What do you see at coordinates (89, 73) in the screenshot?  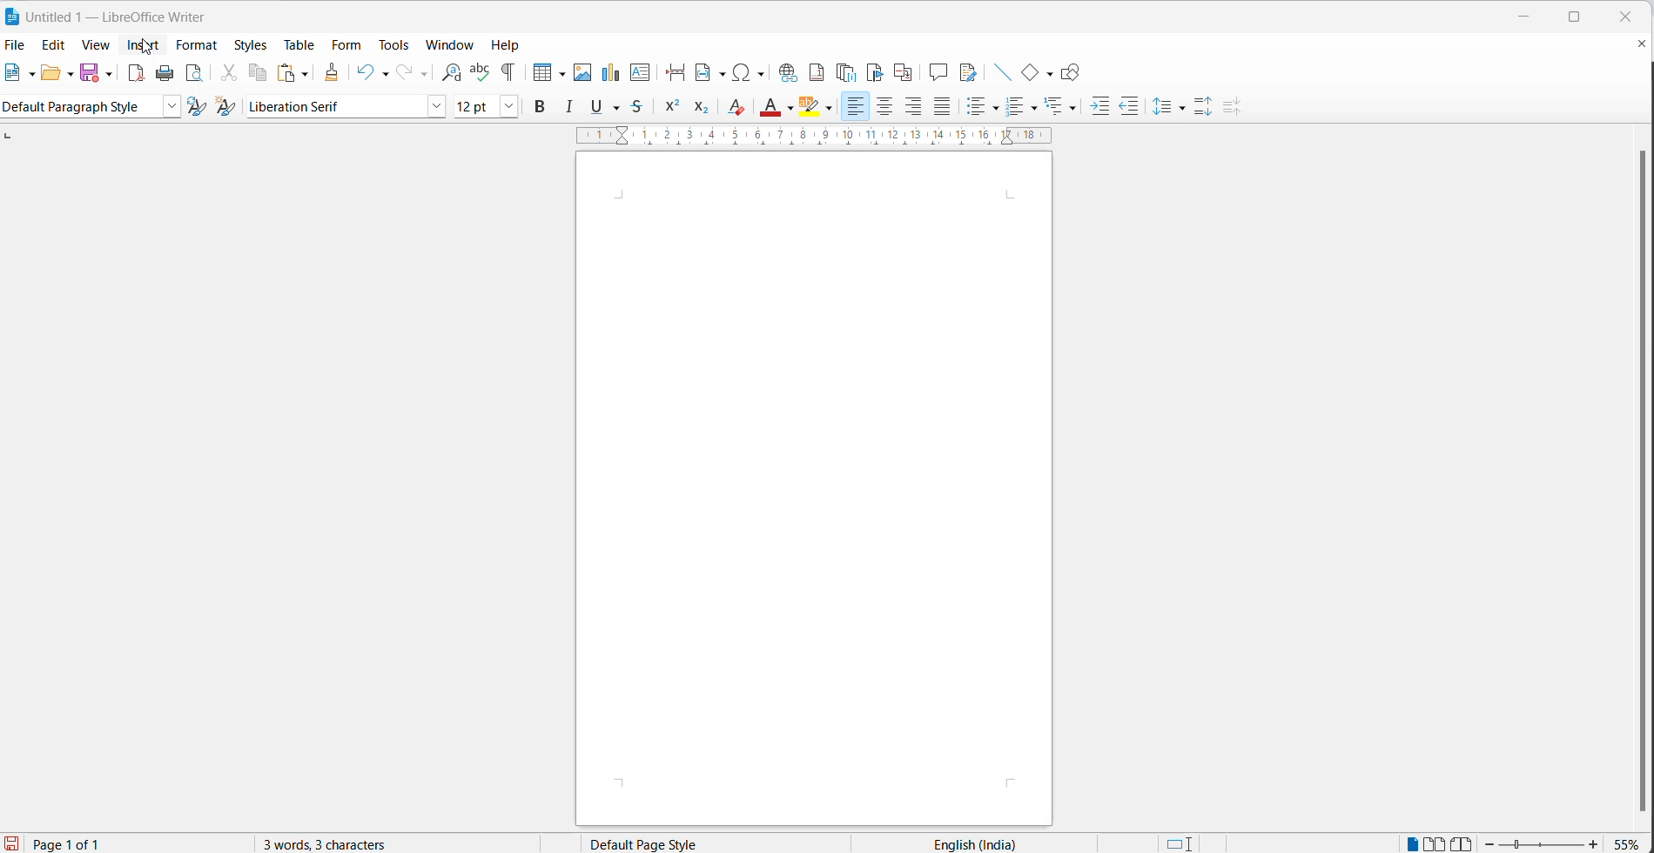 I see `save` at bounding box center [89, 73].